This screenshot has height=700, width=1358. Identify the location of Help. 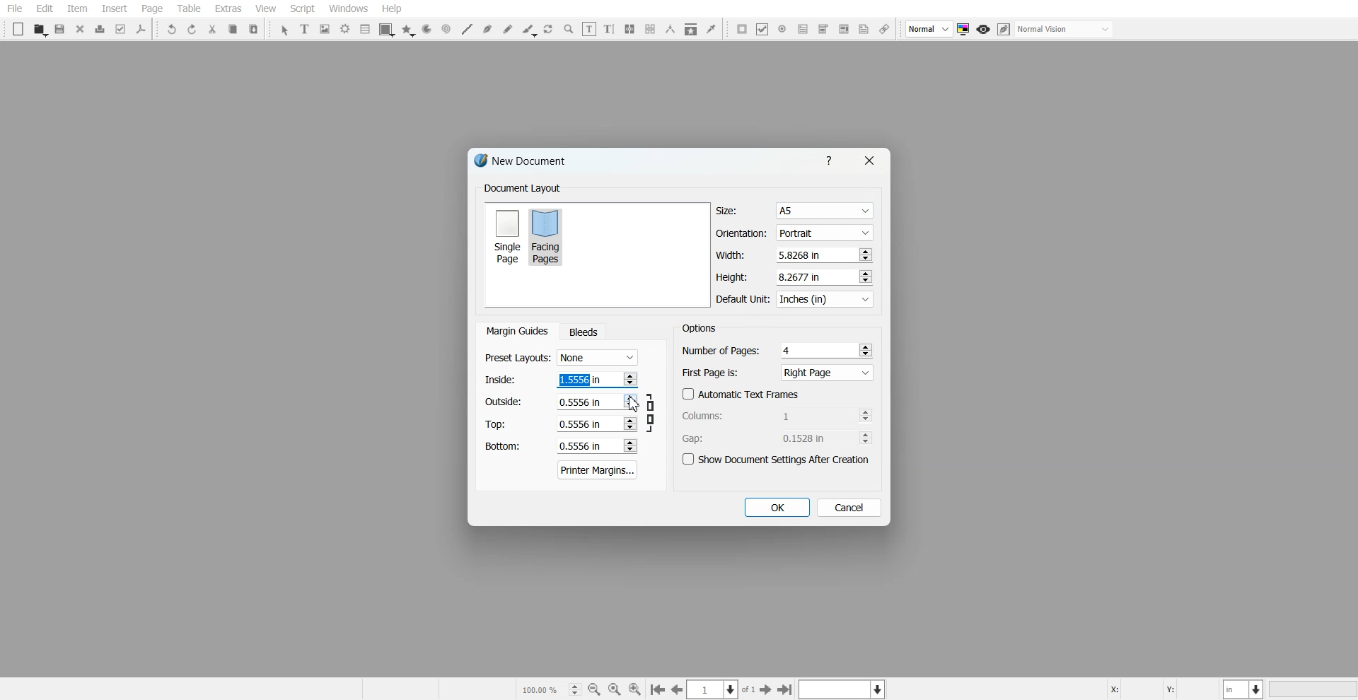
(832, 160).